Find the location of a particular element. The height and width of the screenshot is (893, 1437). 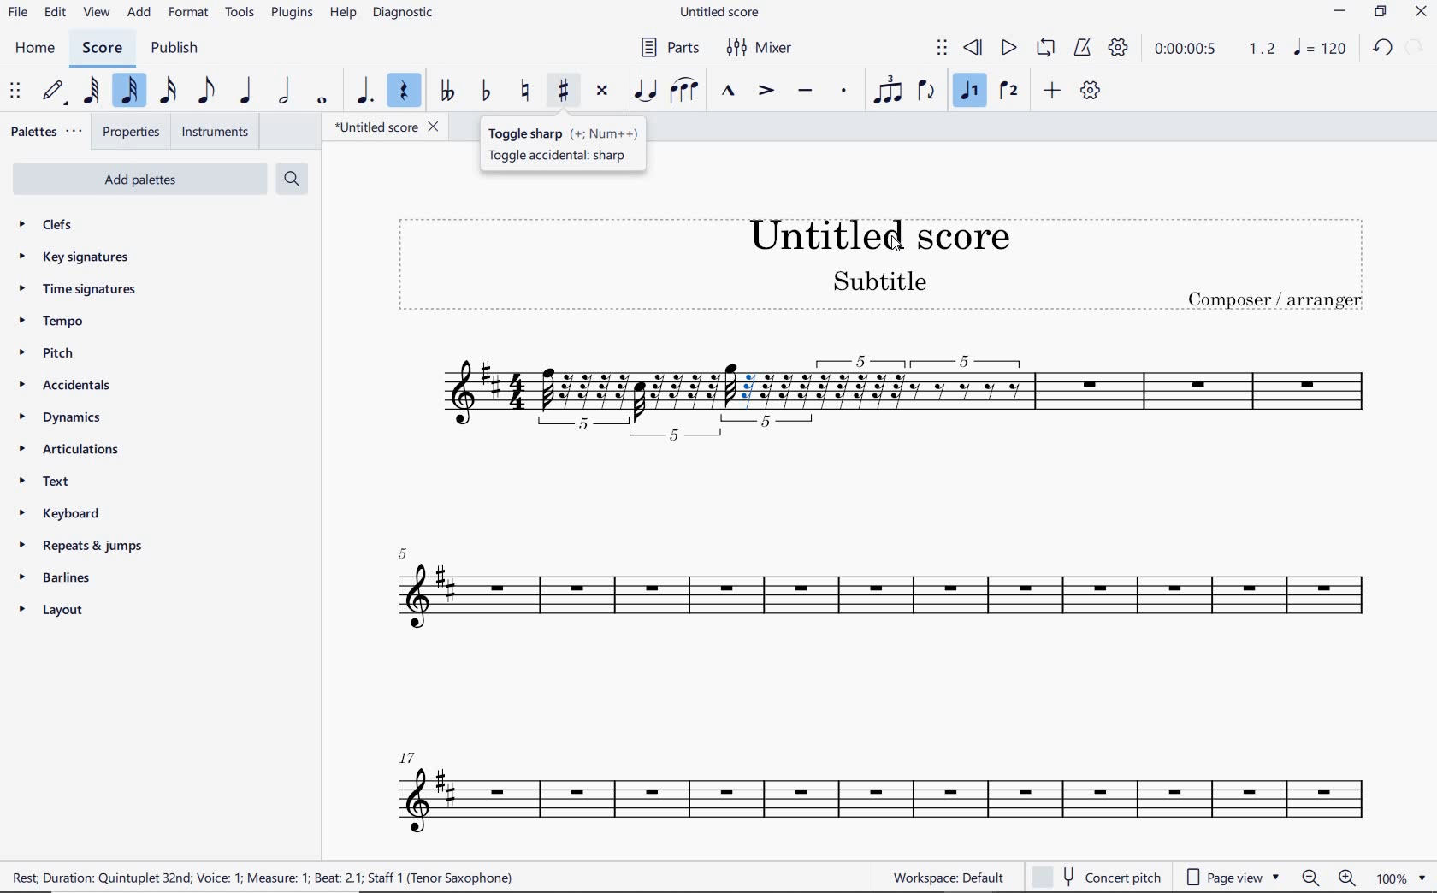

FILE is located at coordinates (16, 12).